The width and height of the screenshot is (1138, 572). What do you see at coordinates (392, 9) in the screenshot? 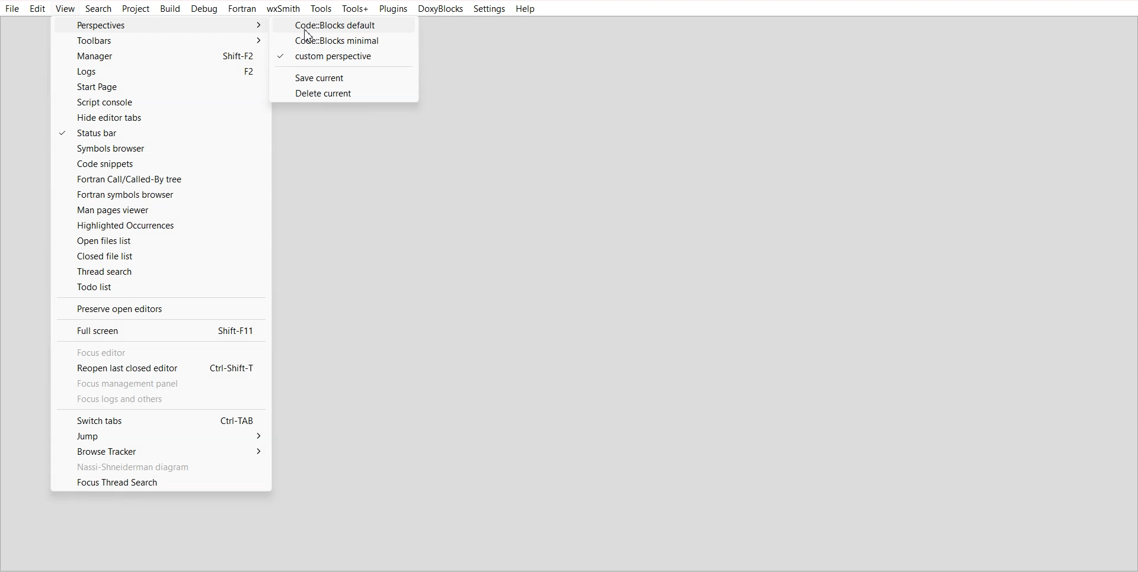
I see `Plugins` at bounding box center [392, 9].